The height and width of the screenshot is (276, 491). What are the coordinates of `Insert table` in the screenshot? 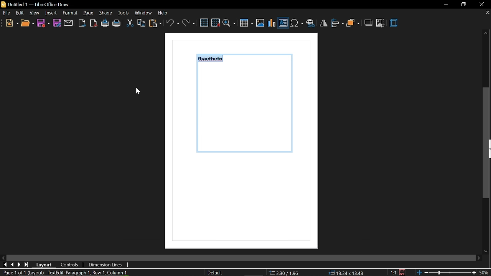 It's located at (246, 23).